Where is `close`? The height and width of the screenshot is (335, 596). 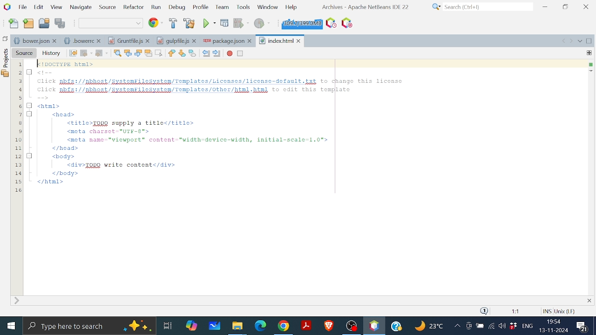 close is located at coordinates (149, 40).